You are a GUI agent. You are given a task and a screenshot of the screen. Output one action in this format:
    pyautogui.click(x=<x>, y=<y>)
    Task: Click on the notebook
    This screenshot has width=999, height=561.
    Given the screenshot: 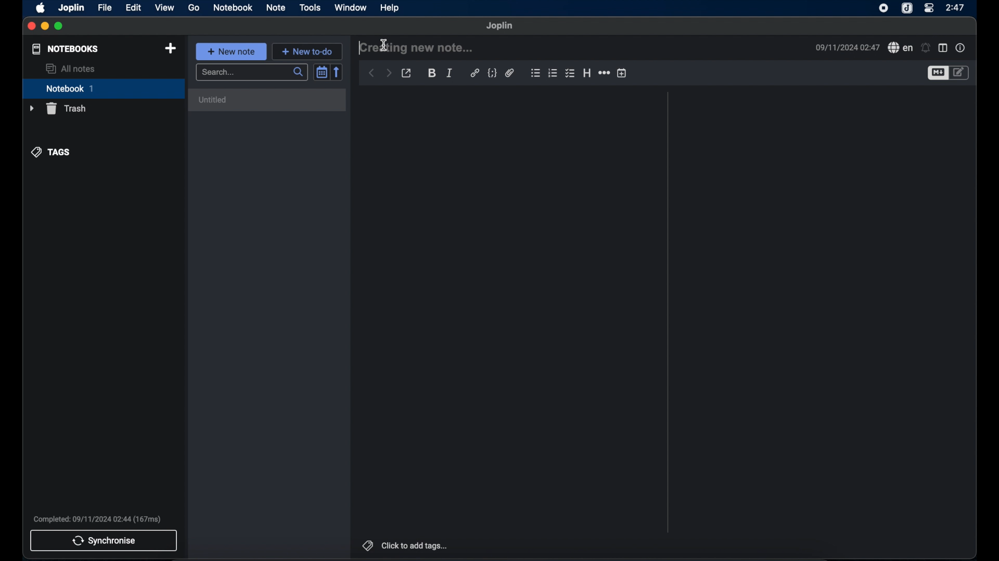 What is the action you would take?
    pyautogui.click(x=104, y=89)
    